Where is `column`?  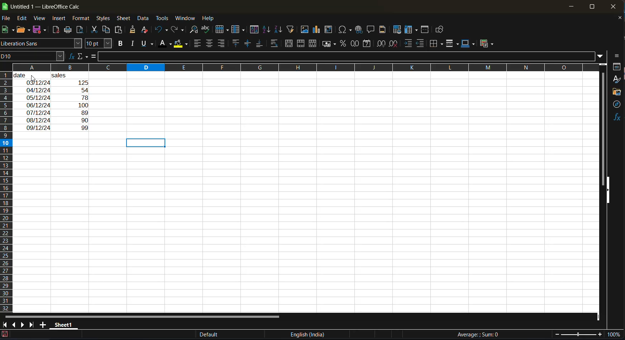 column is located at coordinates (240, 30).